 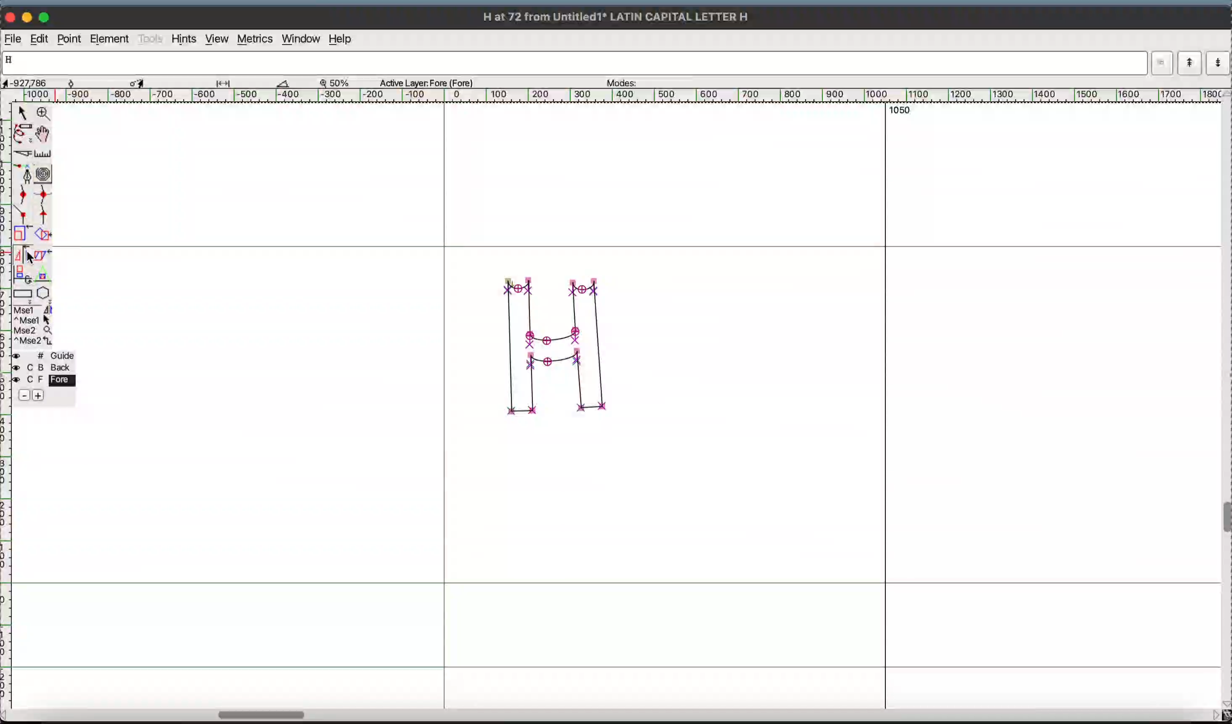 What do you see at coordinates (300, 38) in the screenshot?
I see `window` at bounding box center [300, 38].